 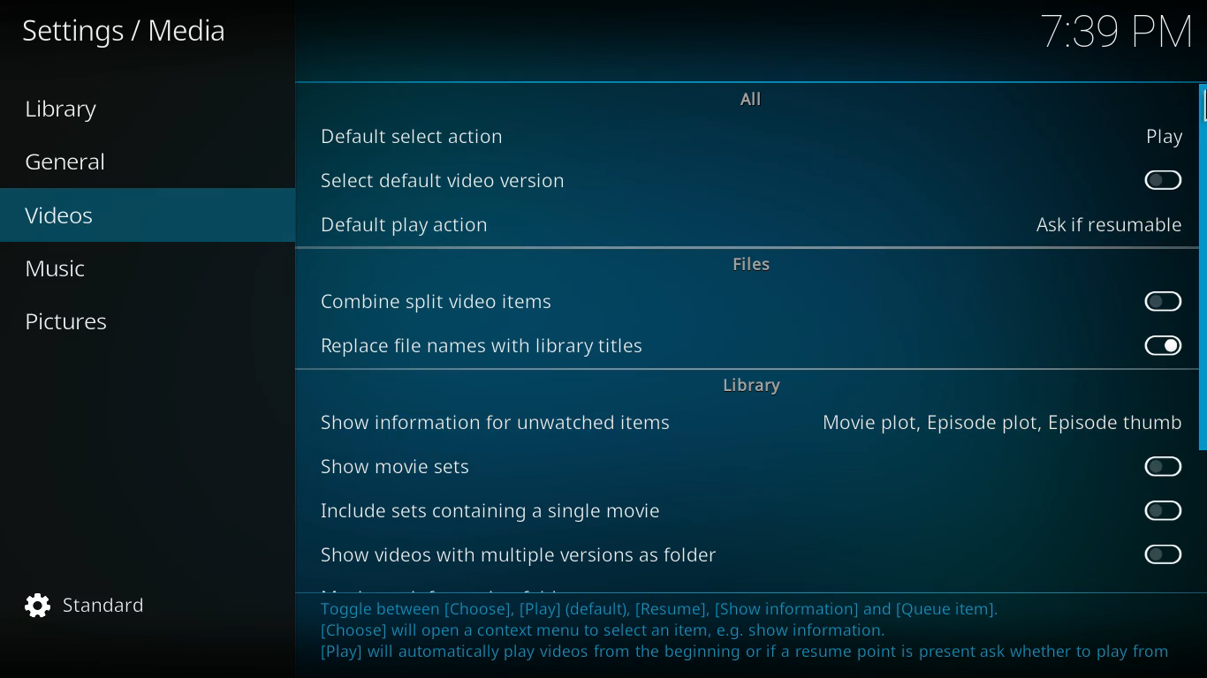 What do you see at coordinates (406, 466) in the screenshot?
I see `show movie sets` at bounding box center [406, 466].